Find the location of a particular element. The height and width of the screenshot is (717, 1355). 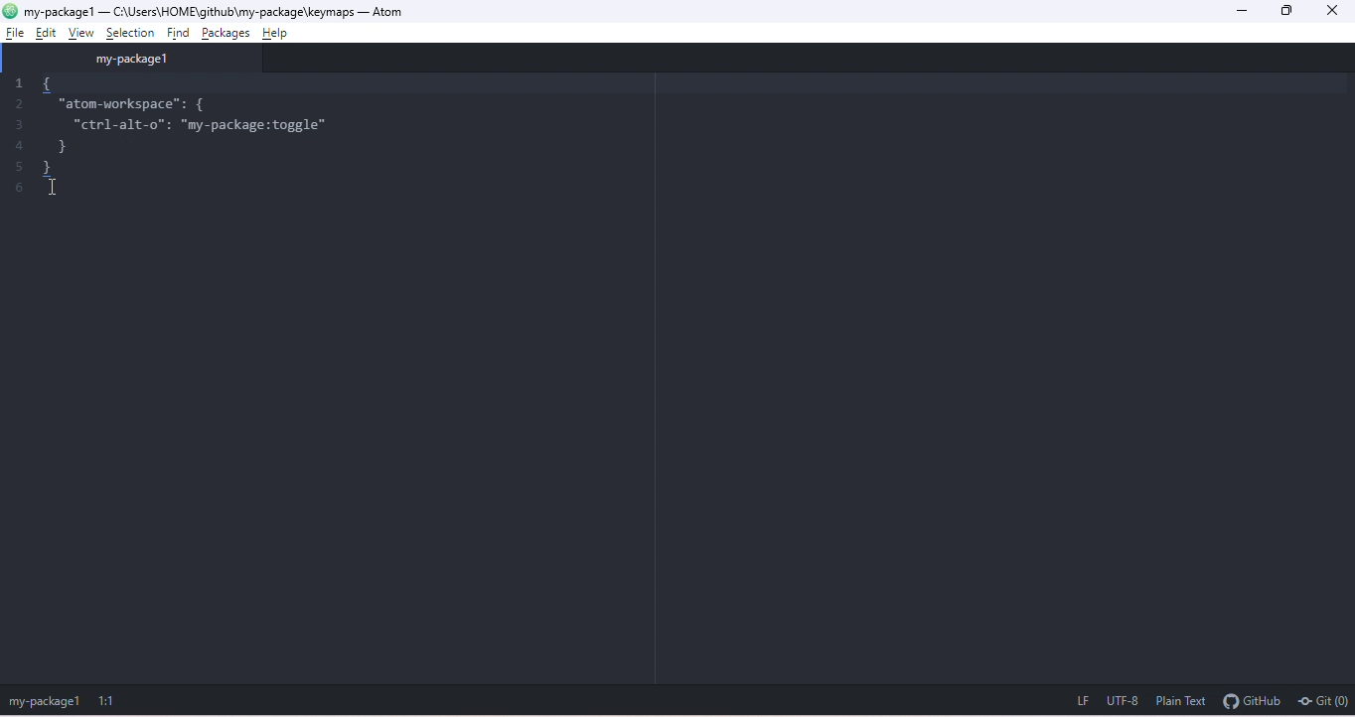

a
“aton-workspace”: {
“ctrl-alt-o": "my-package: toggle”
}
1
I is located at coordinates (165, 149).